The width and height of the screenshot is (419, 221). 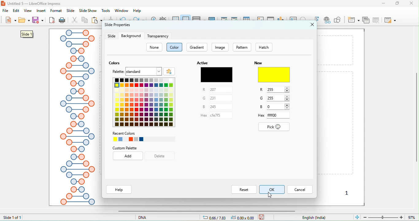 What do you see at coordinates (317, 19) in the screenshot?
I see `fontwork text` at bounding box center [317, 19].